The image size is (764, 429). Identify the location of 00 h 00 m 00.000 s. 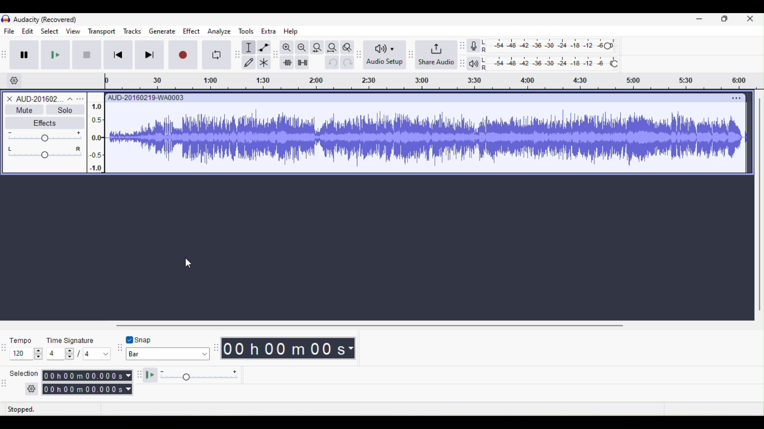
(90, 382).